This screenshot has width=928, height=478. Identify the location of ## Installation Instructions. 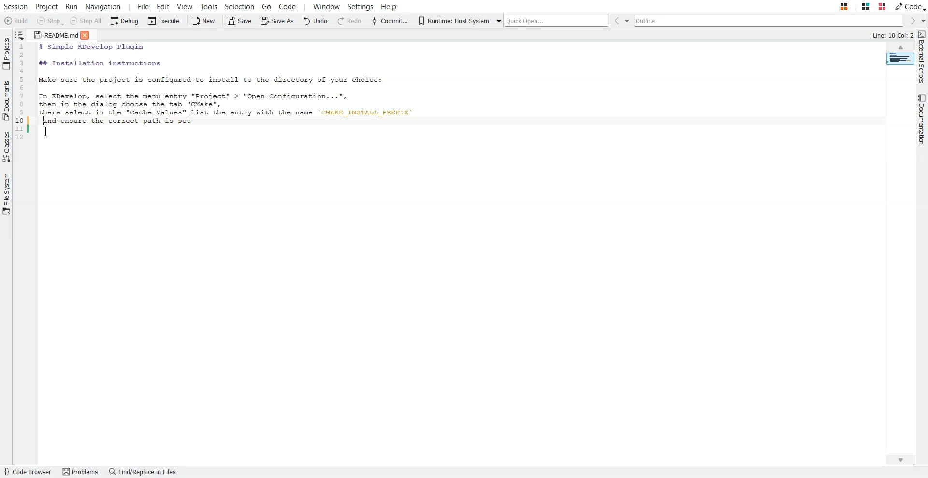
(99, 64).